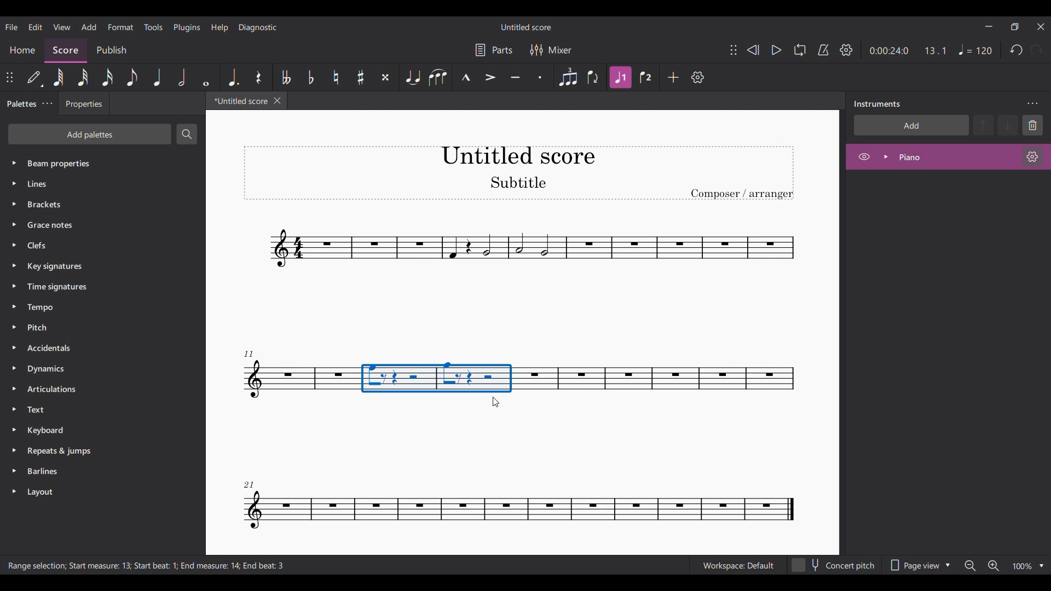  I want to click on Selected notes highlighted, so click(437, 378).